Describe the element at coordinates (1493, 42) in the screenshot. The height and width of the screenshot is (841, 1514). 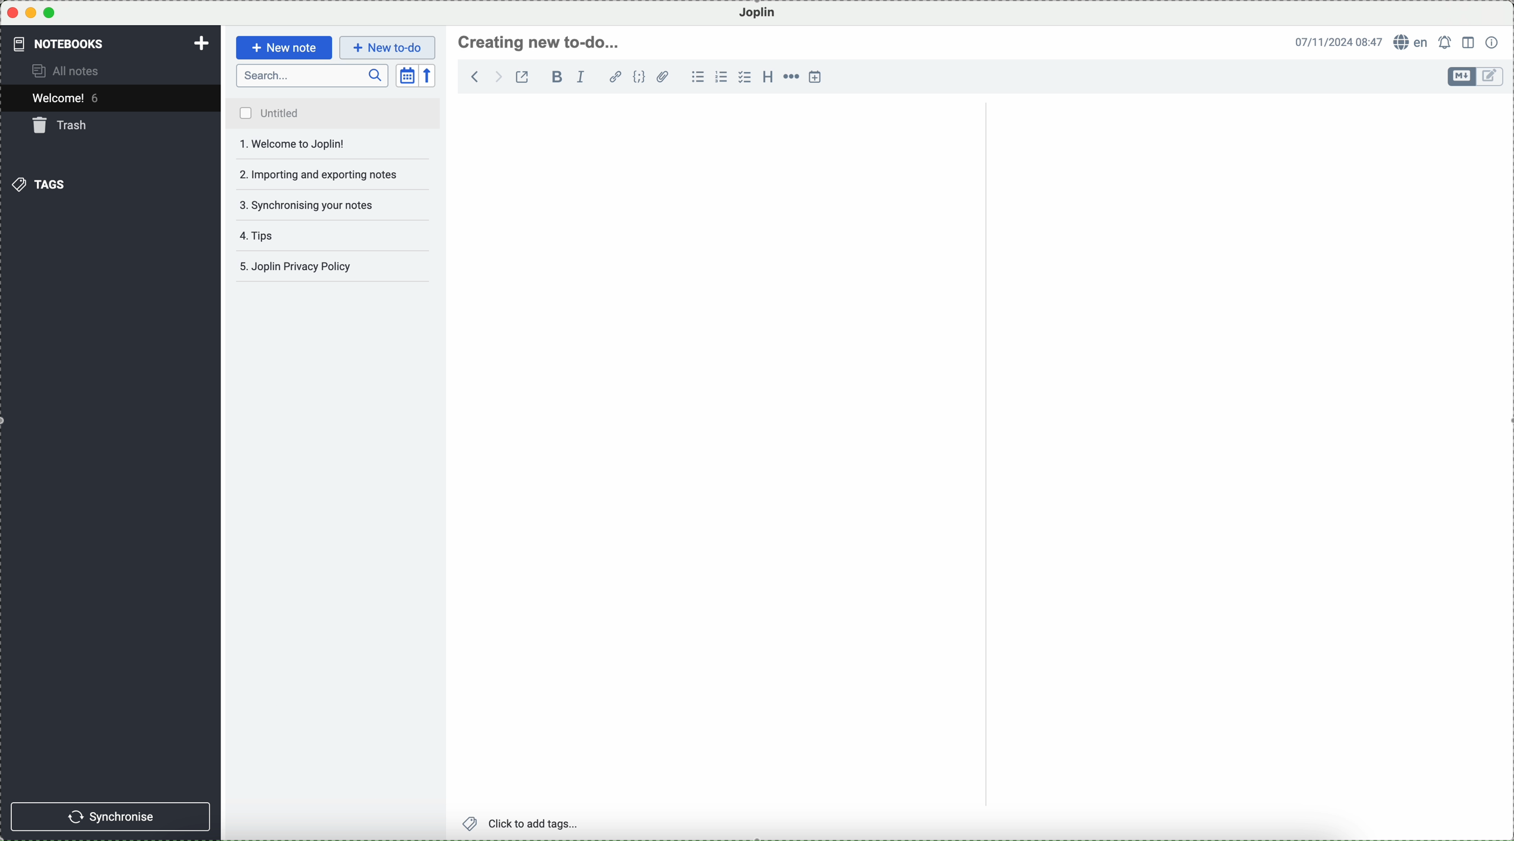
I see `note properties` at that location.